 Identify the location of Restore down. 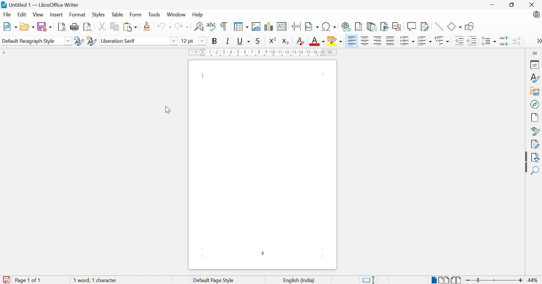
(513, 5).